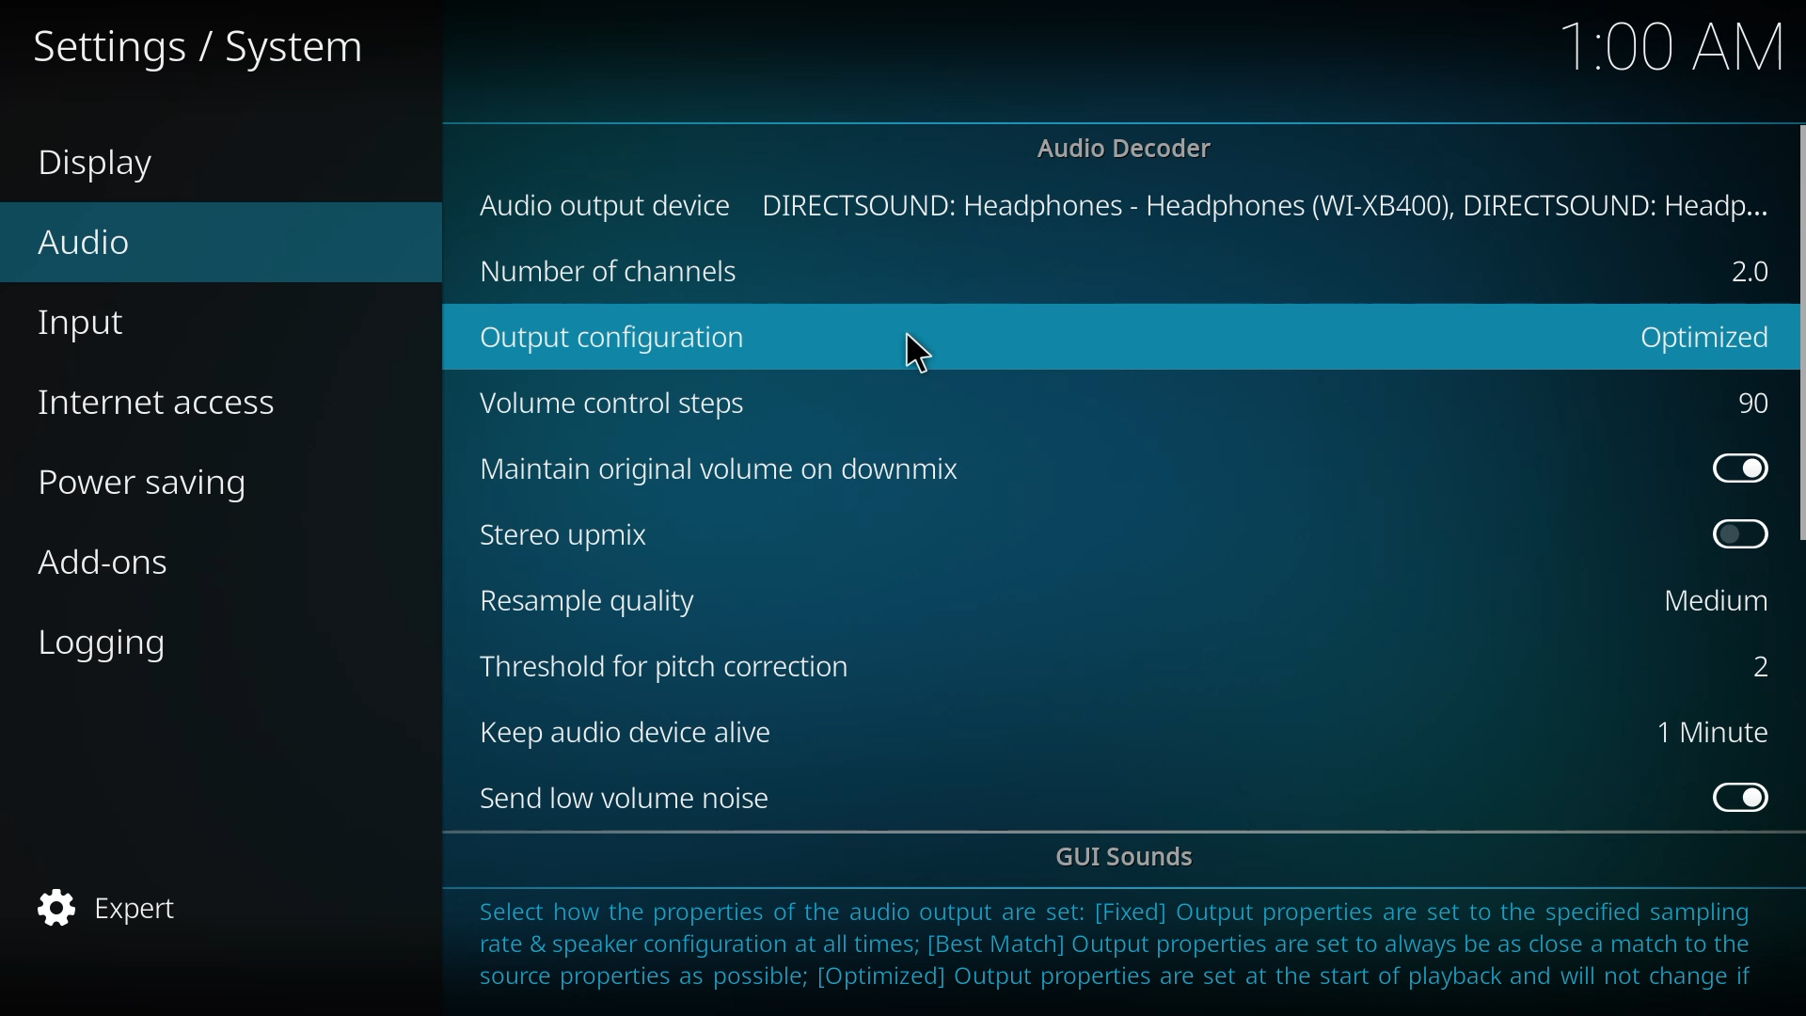 The width and height of the screenshot is (1806, 1016). What do you see at coordinates (1735, 795) in the screenshot?
I see `enabled` at bounding box center [1735, 795].